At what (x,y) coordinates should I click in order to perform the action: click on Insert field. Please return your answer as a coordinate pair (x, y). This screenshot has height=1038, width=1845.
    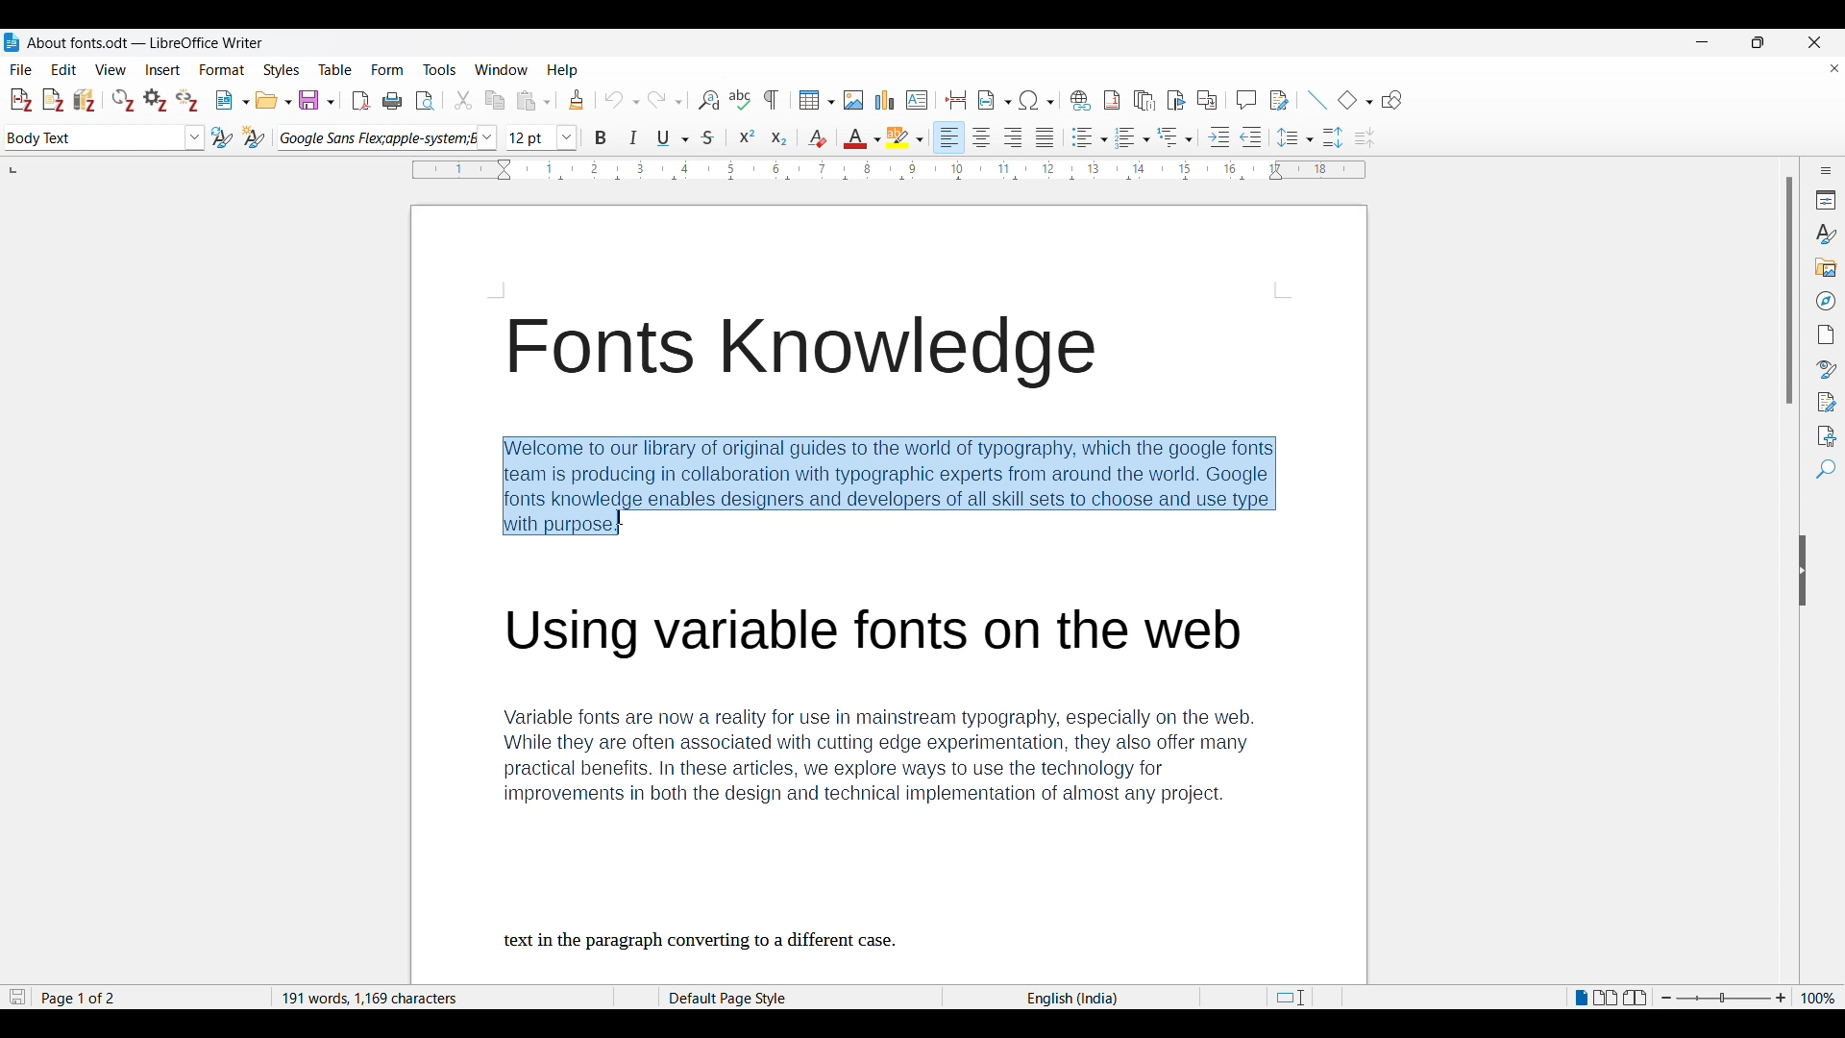
    Looking at the image, I should click on (995, 100).